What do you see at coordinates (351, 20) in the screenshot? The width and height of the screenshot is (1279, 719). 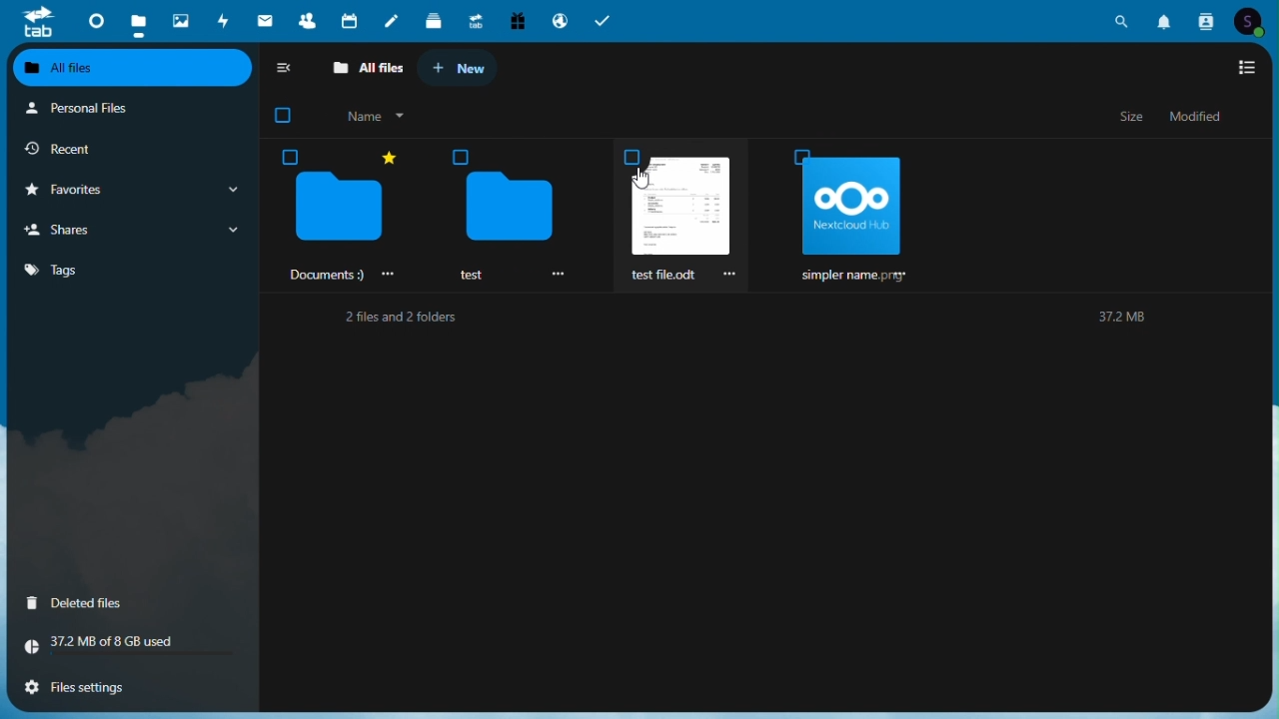 I see `Calendar` at bounding box center [351, 20].